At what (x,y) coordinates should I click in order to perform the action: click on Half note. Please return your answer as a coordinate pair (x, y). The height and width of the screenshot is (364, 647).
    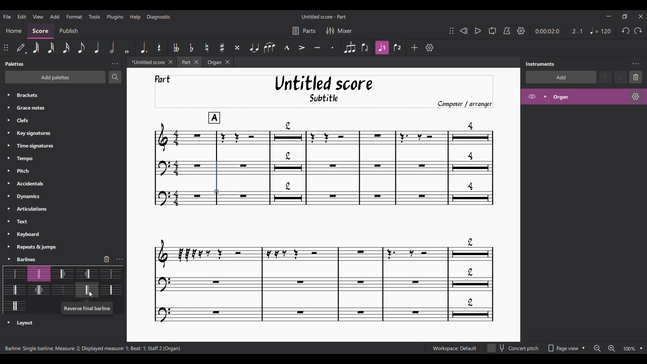
    Looking at the image, I should click on (112, 47).